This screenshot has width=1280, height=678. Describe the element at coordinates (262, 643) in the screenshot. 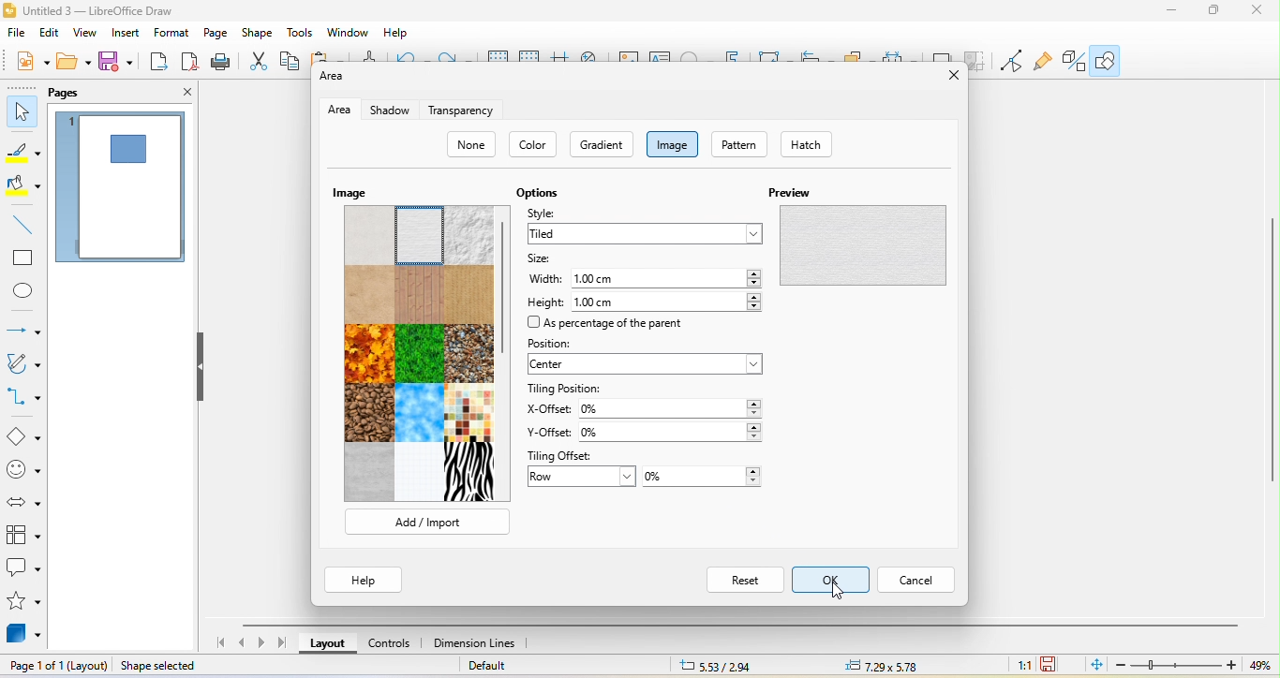

I see `next page` at that location.